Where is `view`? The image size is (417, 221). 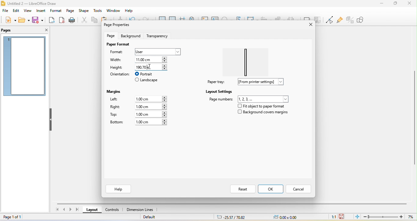
view is located at coordinates (27, 11).